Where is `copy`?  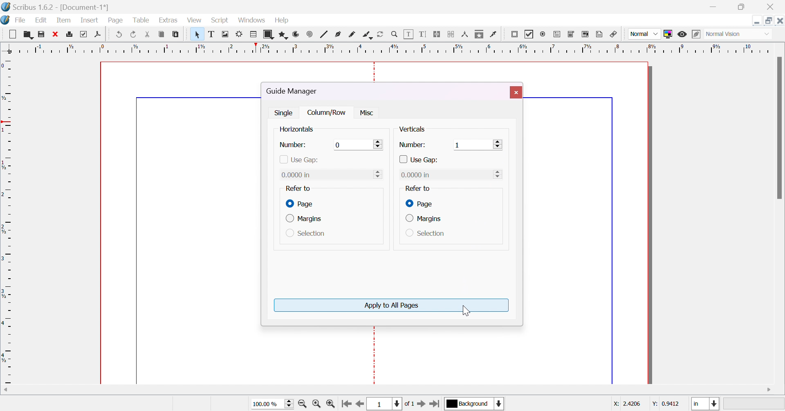
copy is located at coordinates (162, 34).